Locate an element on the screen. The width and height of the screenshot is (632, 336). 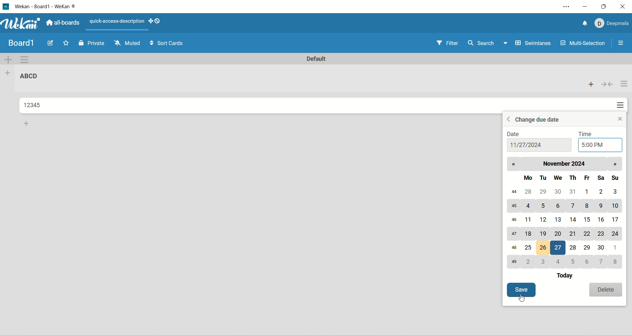
muted is located at coordinates (128, 43).